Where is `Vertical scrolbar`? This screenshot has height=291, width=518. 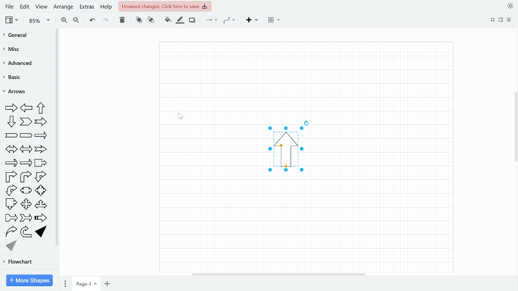
Vertical scrolbar is located at coordinates (515, 129).